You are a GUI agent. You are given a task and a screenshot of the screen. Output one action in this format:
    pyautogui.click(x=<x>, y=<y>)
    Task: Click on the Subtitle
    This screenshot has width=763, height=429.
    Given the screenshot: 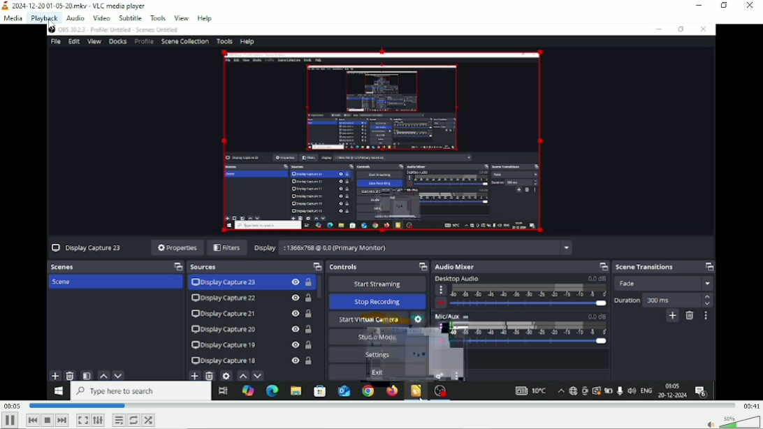 What is the action you would take?
    pyautogui.click(x=131, y=18)
    